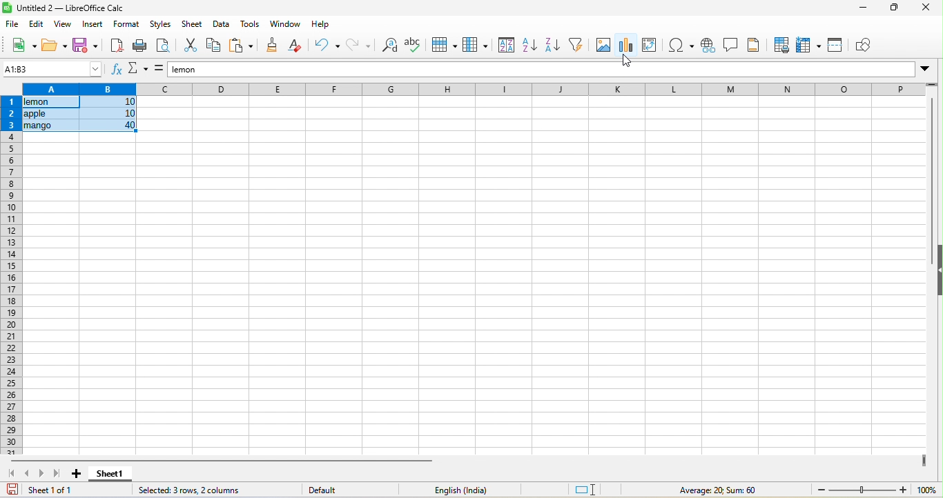  Describe the element at coordinates (84, 45) in the screenshot. I see `save` at that location.